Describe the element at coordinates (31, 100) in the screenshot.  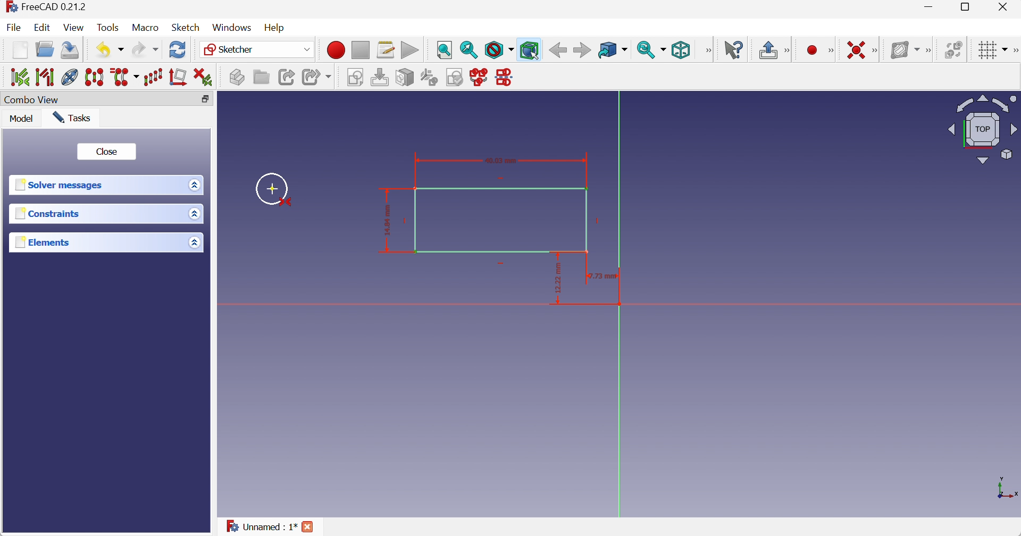
I see `Combo View` at that location.